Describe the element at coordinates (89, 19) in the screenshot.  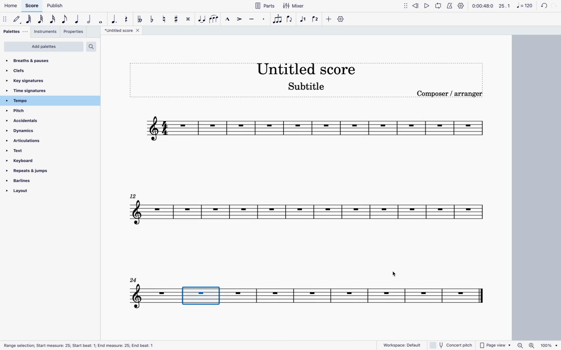
I see `half note` at that location.